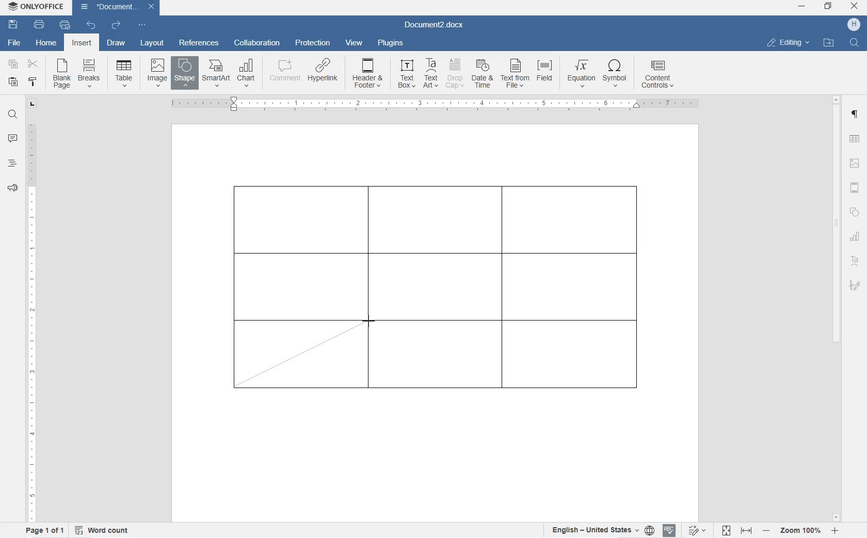 This screenshot has height=538, width=867. I want to click on textart, so click(854, 259).